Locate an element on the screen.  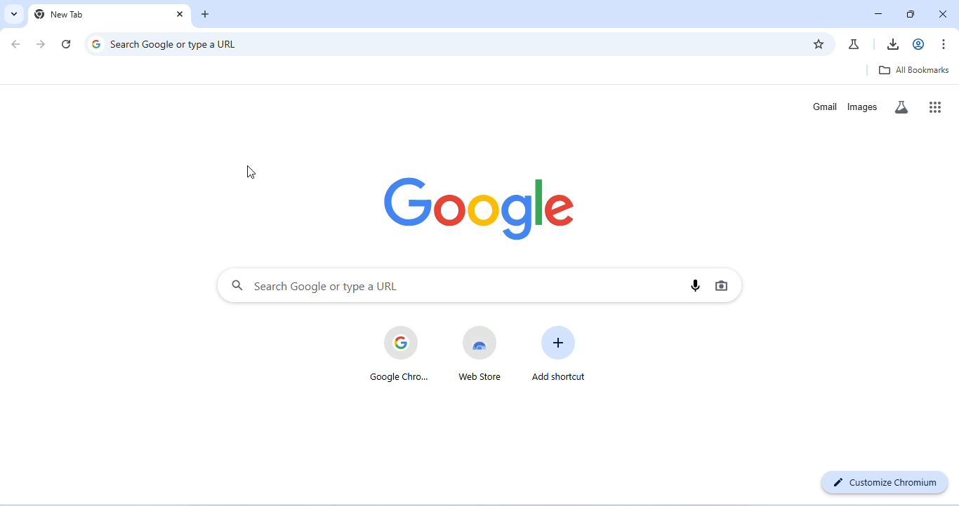
chrome labs is located at coordinates (855, 44).